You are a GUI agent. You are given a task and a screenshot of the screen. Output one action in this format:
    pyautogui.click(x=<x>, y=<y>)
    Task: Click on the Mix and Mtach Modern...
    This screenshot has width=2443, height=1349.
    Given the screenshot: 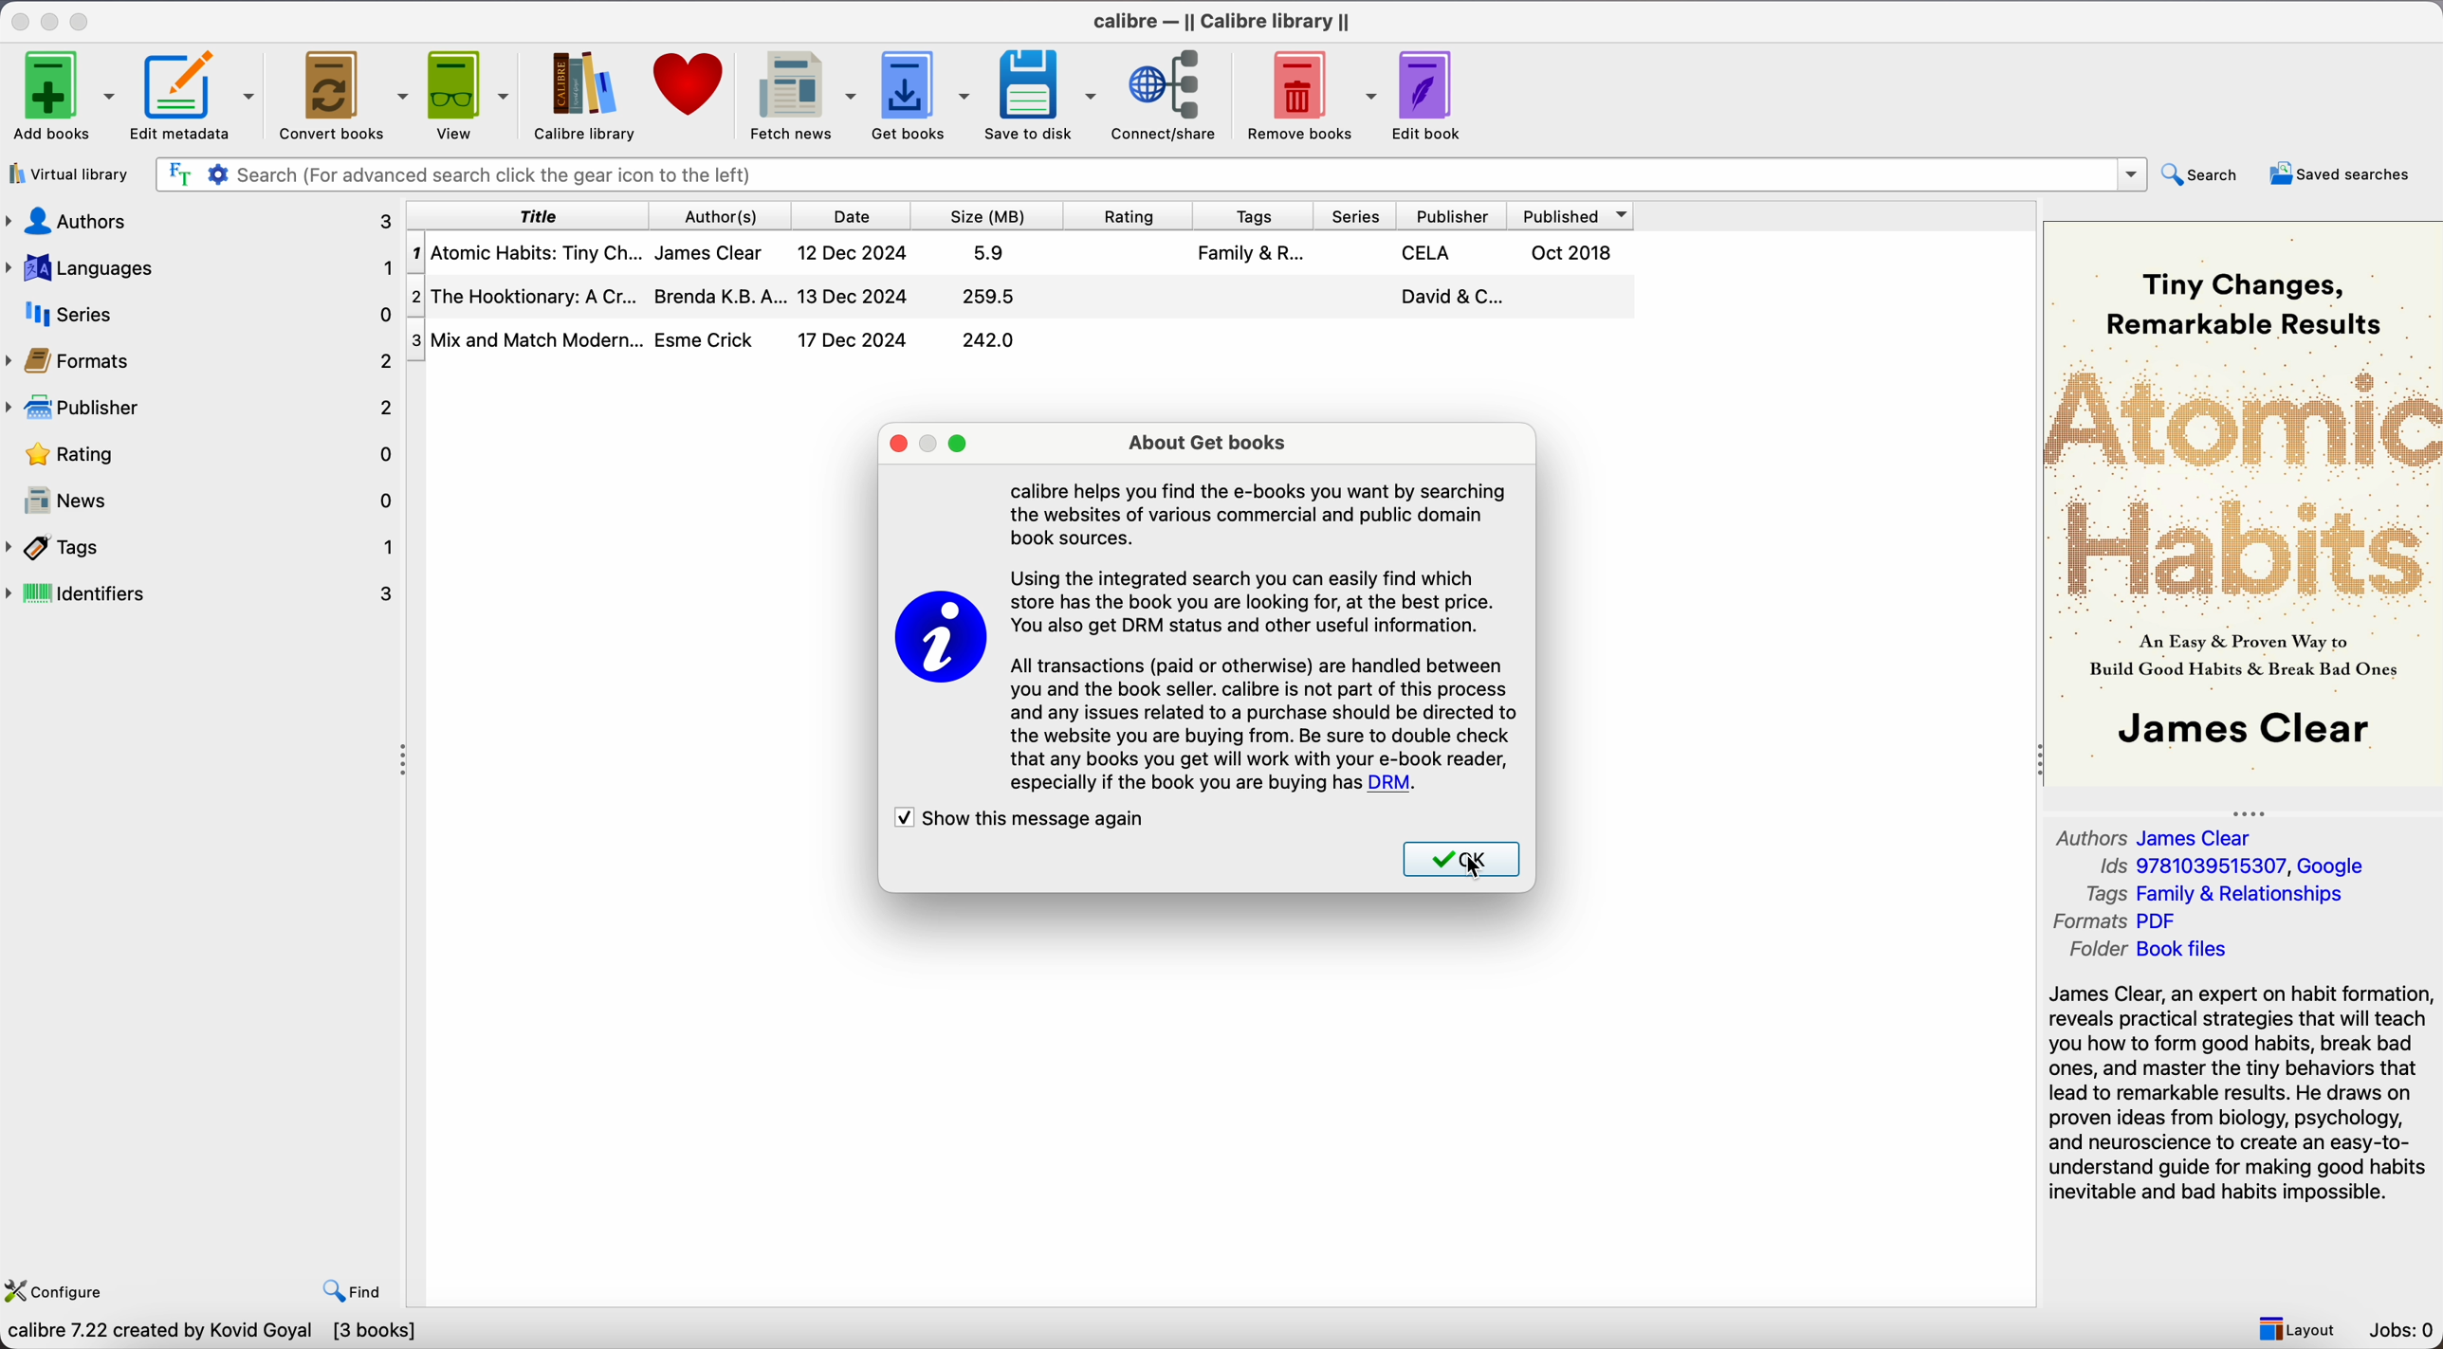 What is the action you would take?
    pyautogui.click(x=523, y=339)
    